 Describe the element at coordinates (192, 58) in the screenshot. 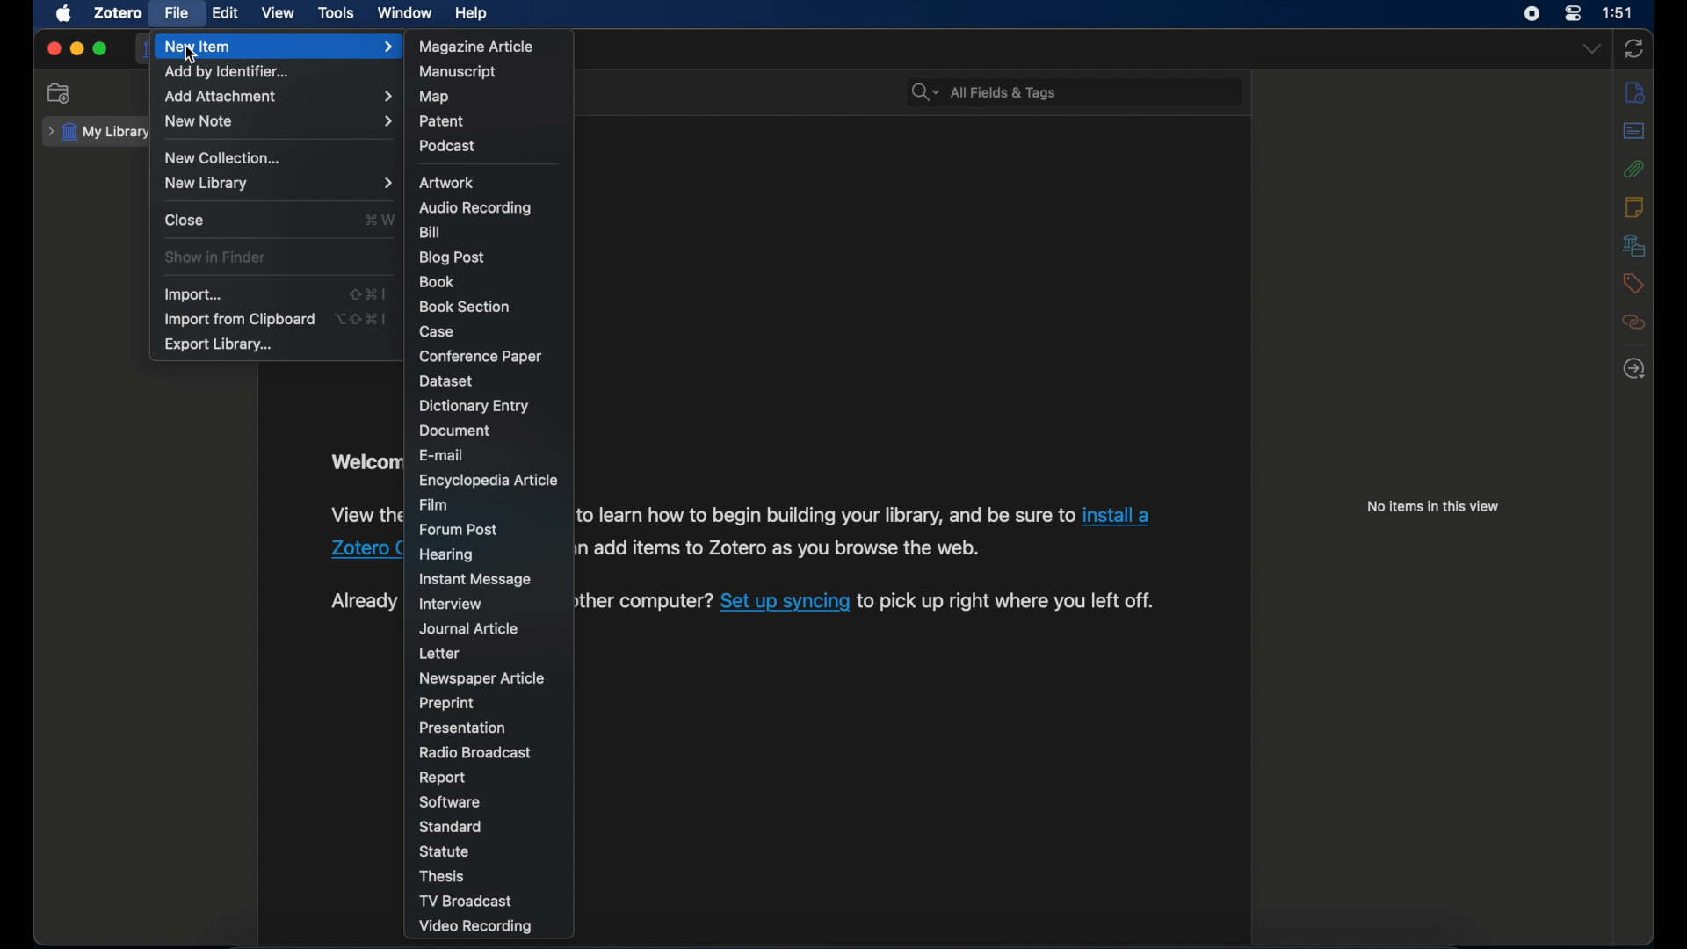

I see `cursor` at that location.